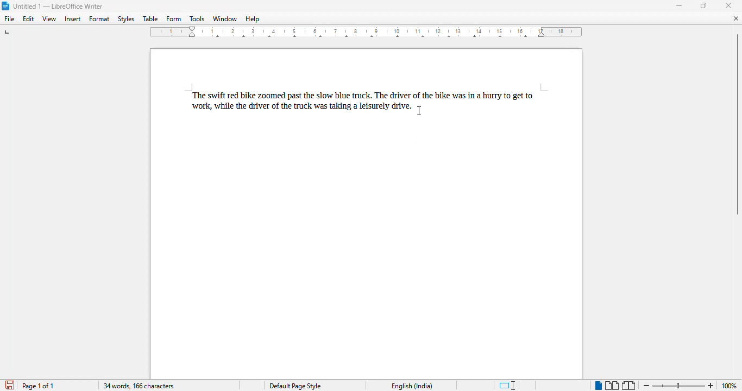  What do you see at coordinates (369, 99) in the screenshot?
I see `The swift red bike zoomed past the slow blue truck. The driver of the bike was in a hurry to get to work, while the driver of the truck was taking a leisurely drive. ` at bounding box center [369, 99].